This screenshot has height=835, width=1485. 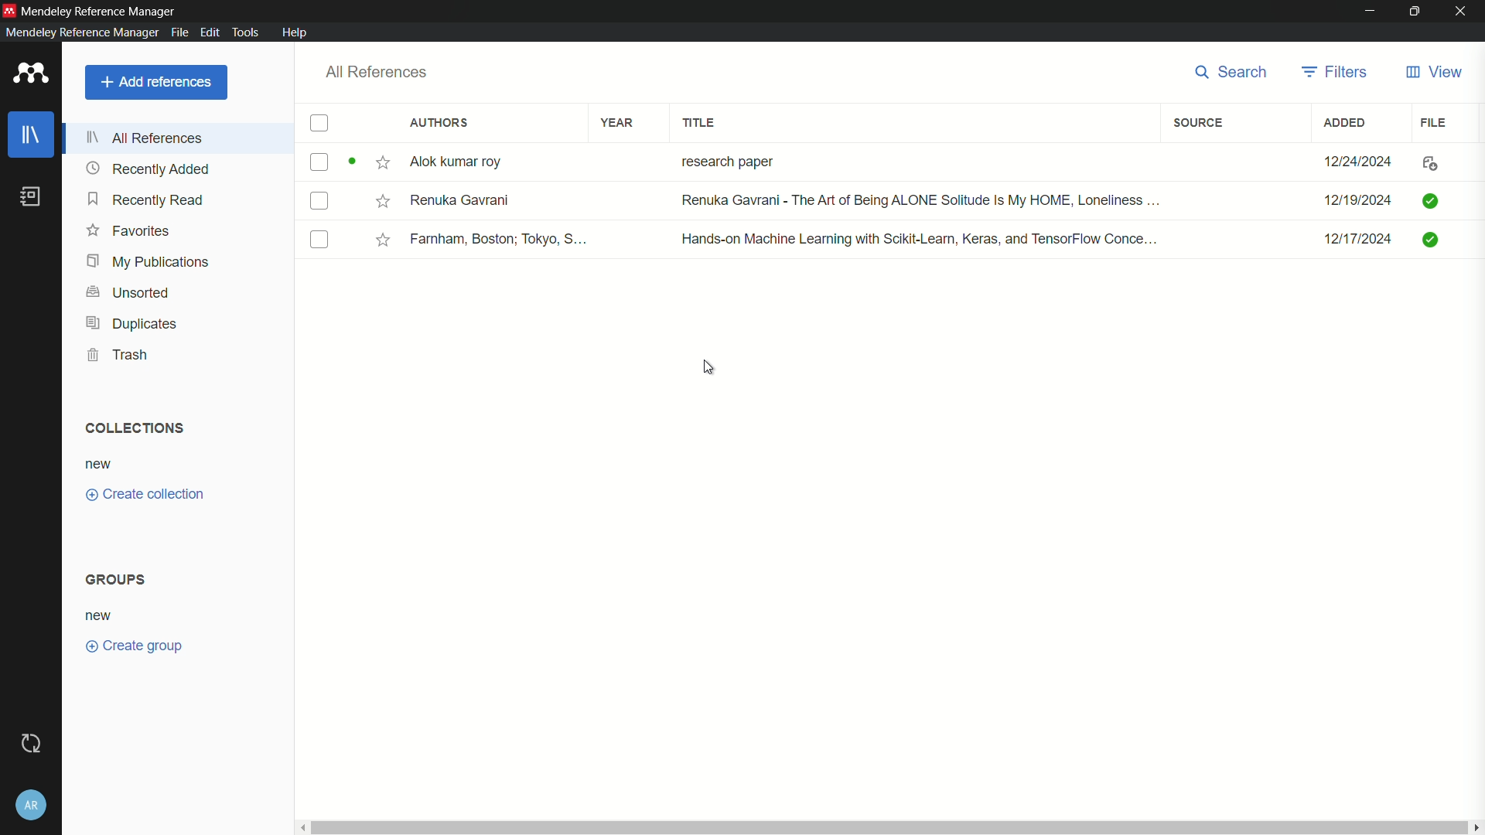 I want to click on source, so click(x=1198, y=124).